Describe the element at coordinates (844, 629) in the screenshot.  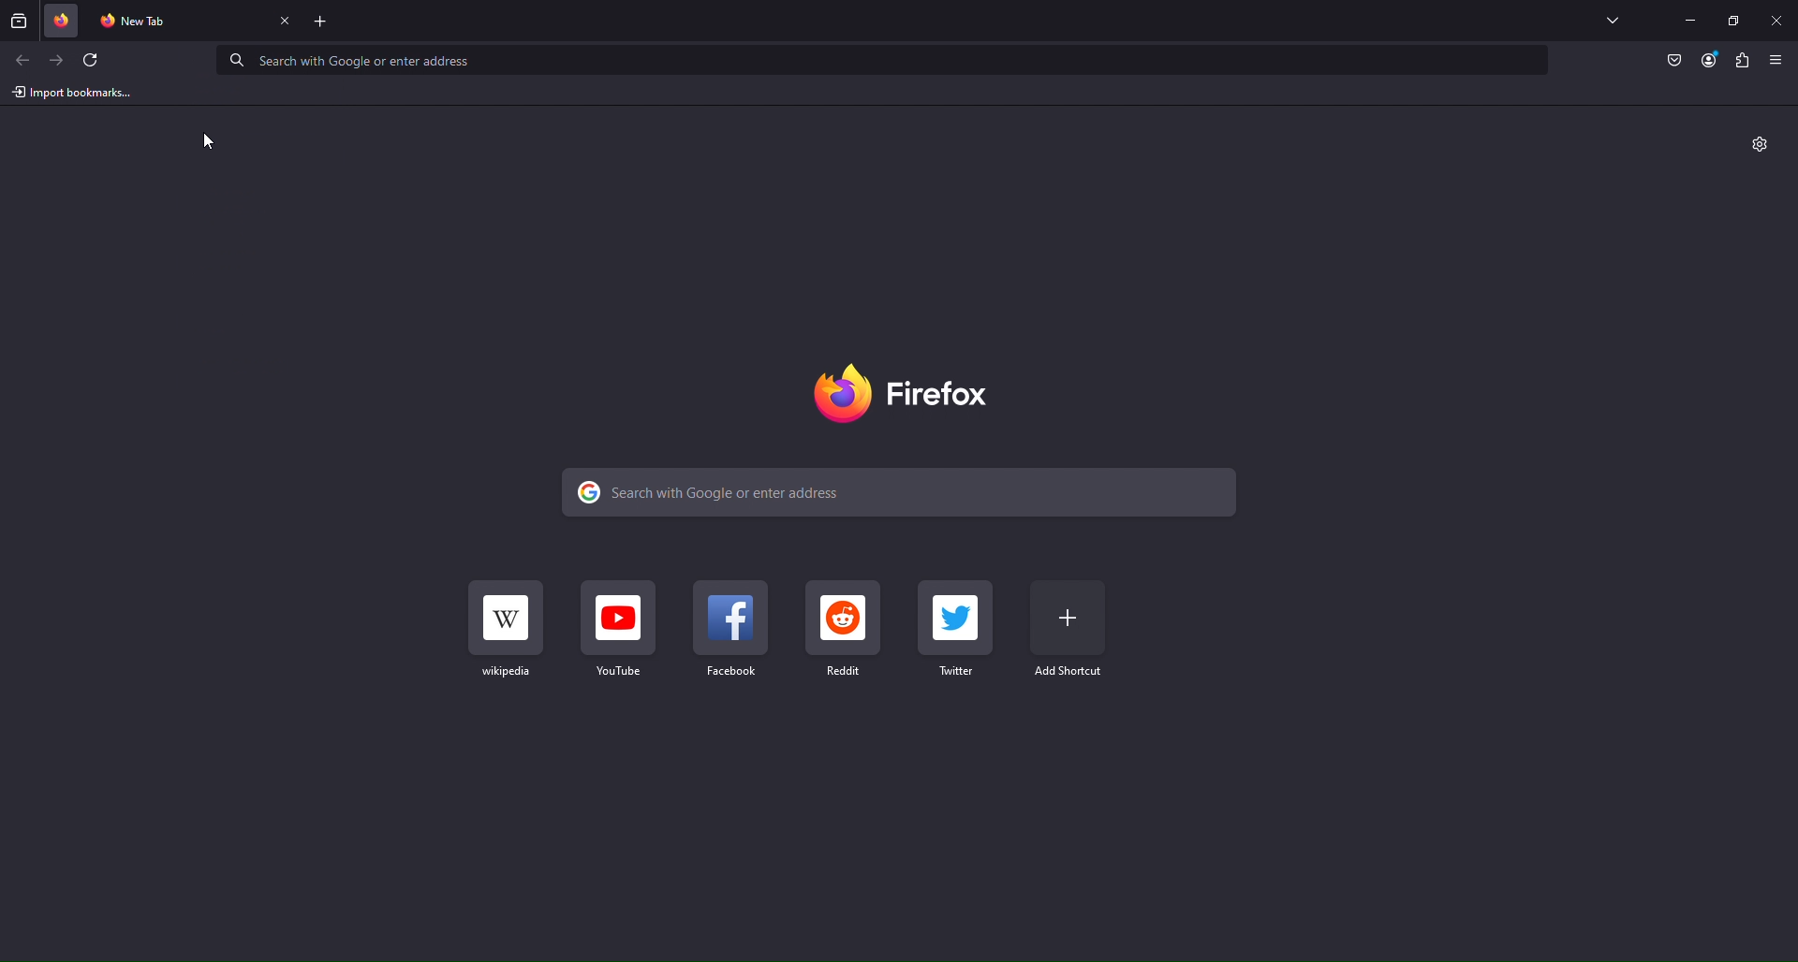
I see `Reddit Shortcut` at that location.